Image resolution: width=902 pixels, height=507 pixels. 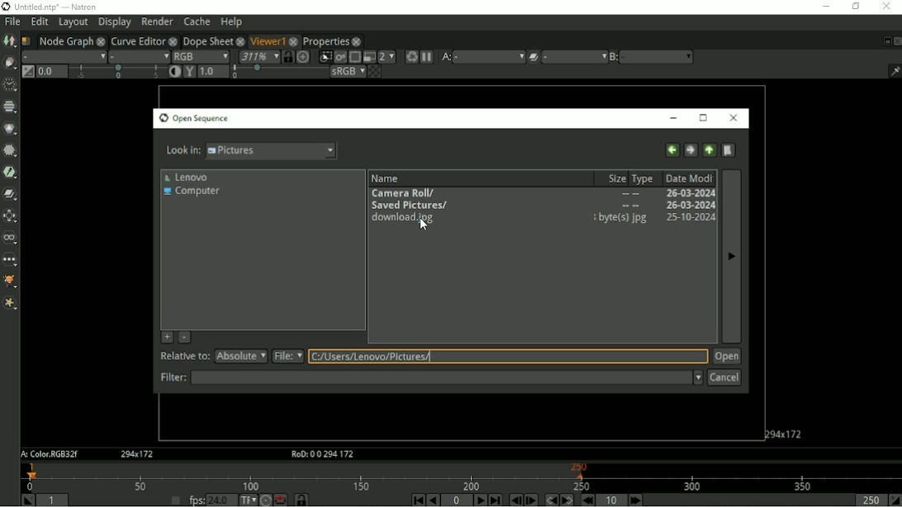 I want to click on absolute, so click(x=240, y=356).